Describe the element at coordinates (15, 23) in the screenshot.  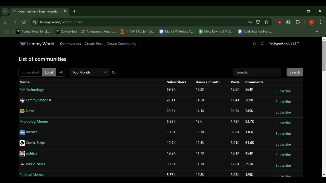
I see `Next Webpage` at that location.